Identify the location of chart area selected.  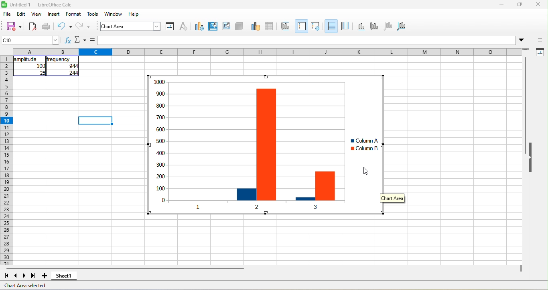
(25, 286).